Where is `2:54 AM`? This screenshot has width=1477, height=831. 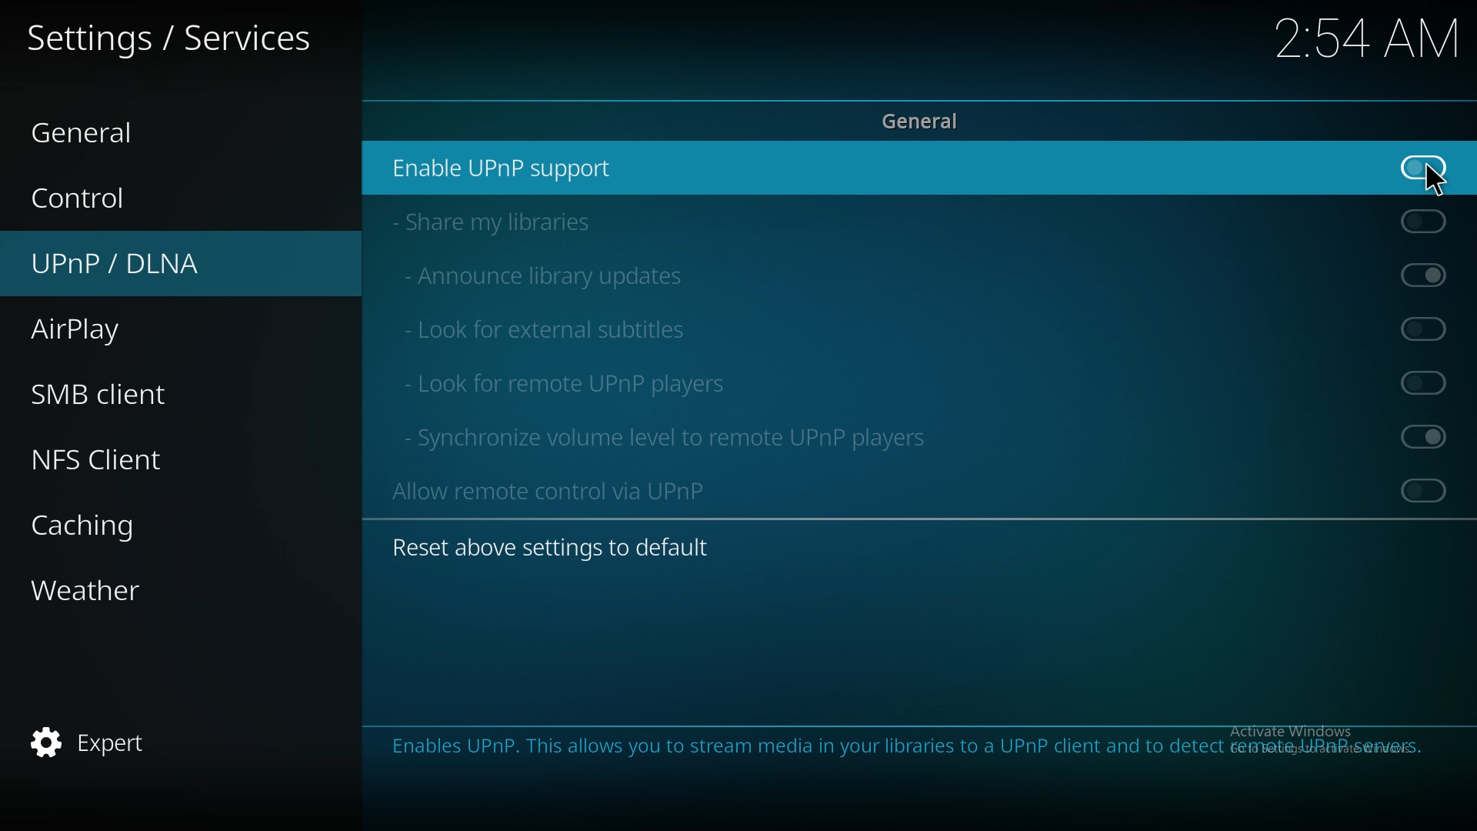 2:54 AM is located at coordinates (1363, 44).